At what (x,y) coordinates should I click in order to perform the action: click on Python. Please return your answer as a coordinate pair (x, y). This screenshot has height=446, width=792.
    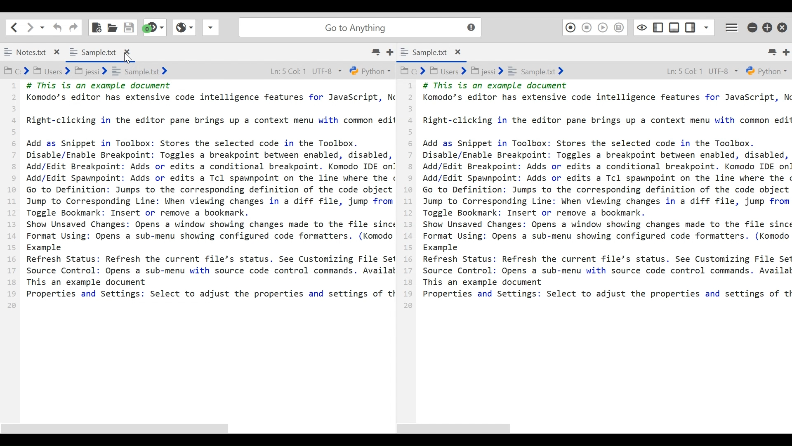
    Looking at the image, I should click on (766, 71).